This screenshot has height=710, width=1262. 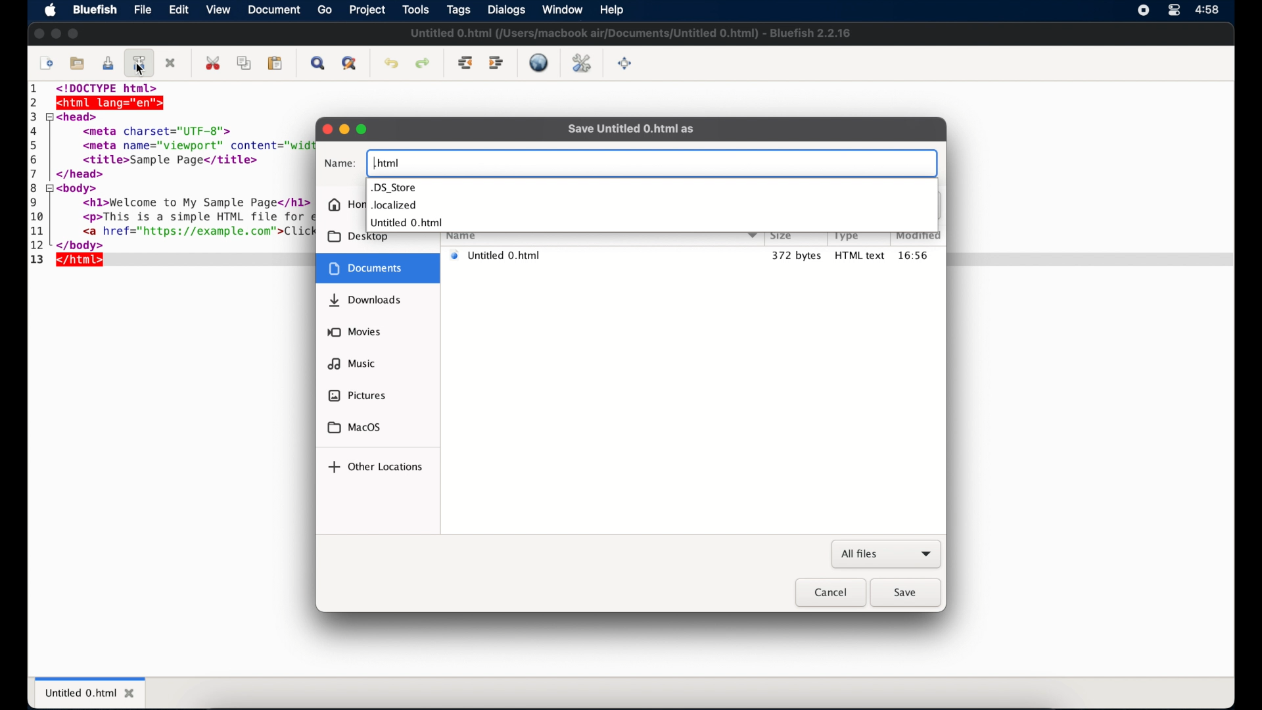 I want to click on <meta charset="UTF-8">, so click(x=162, y=130).